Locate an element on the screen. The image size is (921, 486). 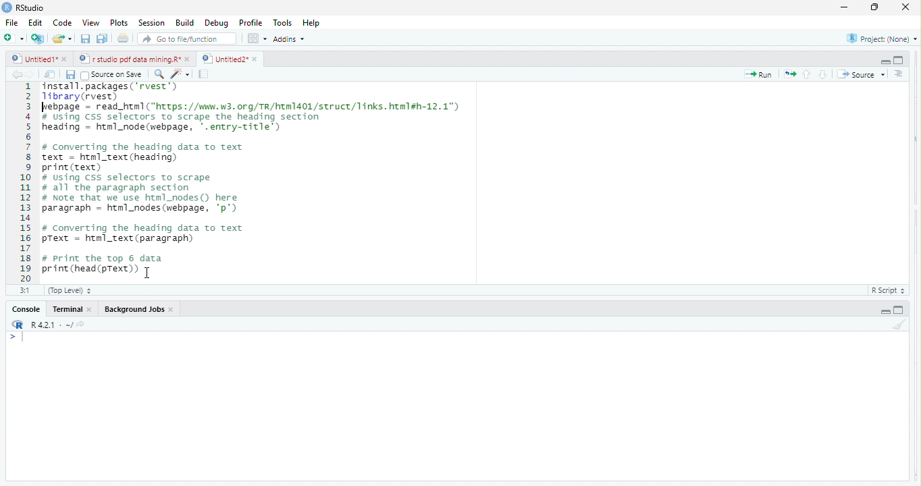
typing cursor is located at coordinates (20, 338).